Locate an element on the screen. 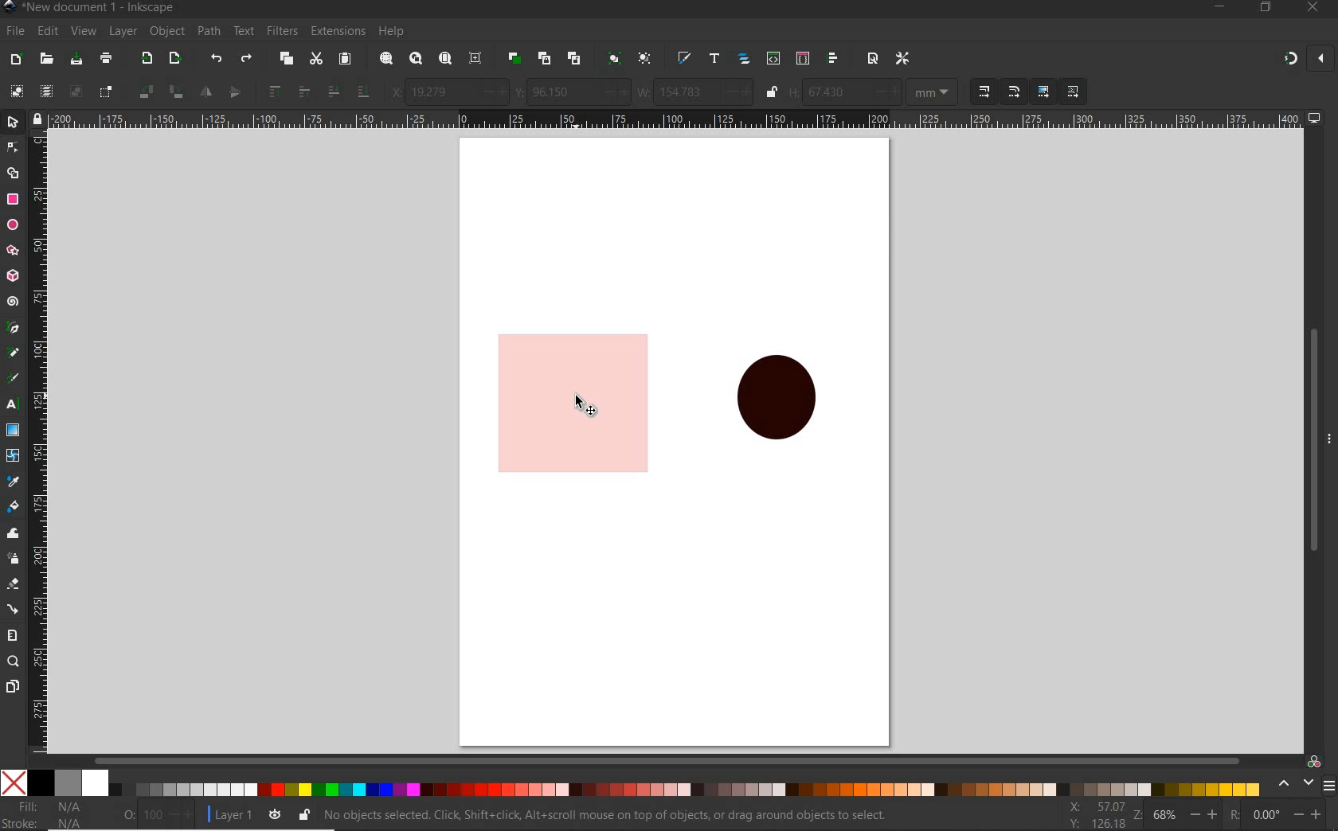 The image size is (1338, 831). spray tool is located at coordinates (14, 560).